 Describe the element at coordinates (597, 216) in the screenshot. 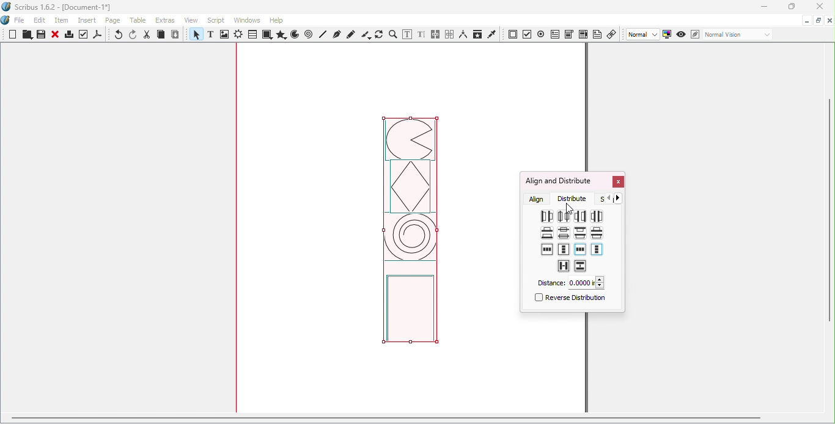

I see `Make horizontal gaps between items equal` at that location.